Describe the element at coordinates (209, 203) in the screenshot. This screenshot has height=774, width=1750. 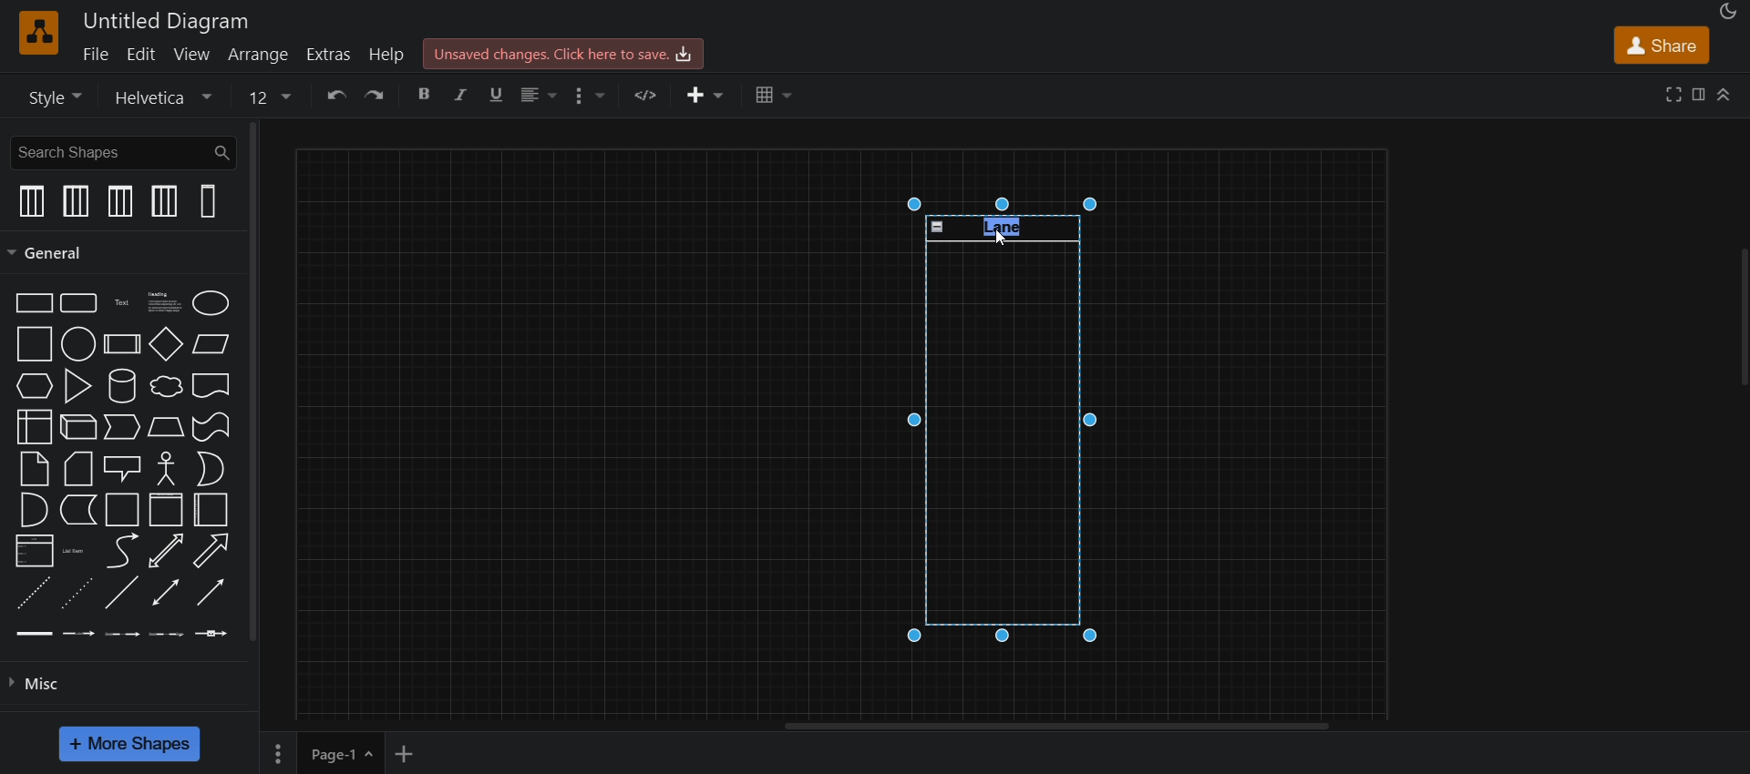
I see `vertical swimlanes` at that location.